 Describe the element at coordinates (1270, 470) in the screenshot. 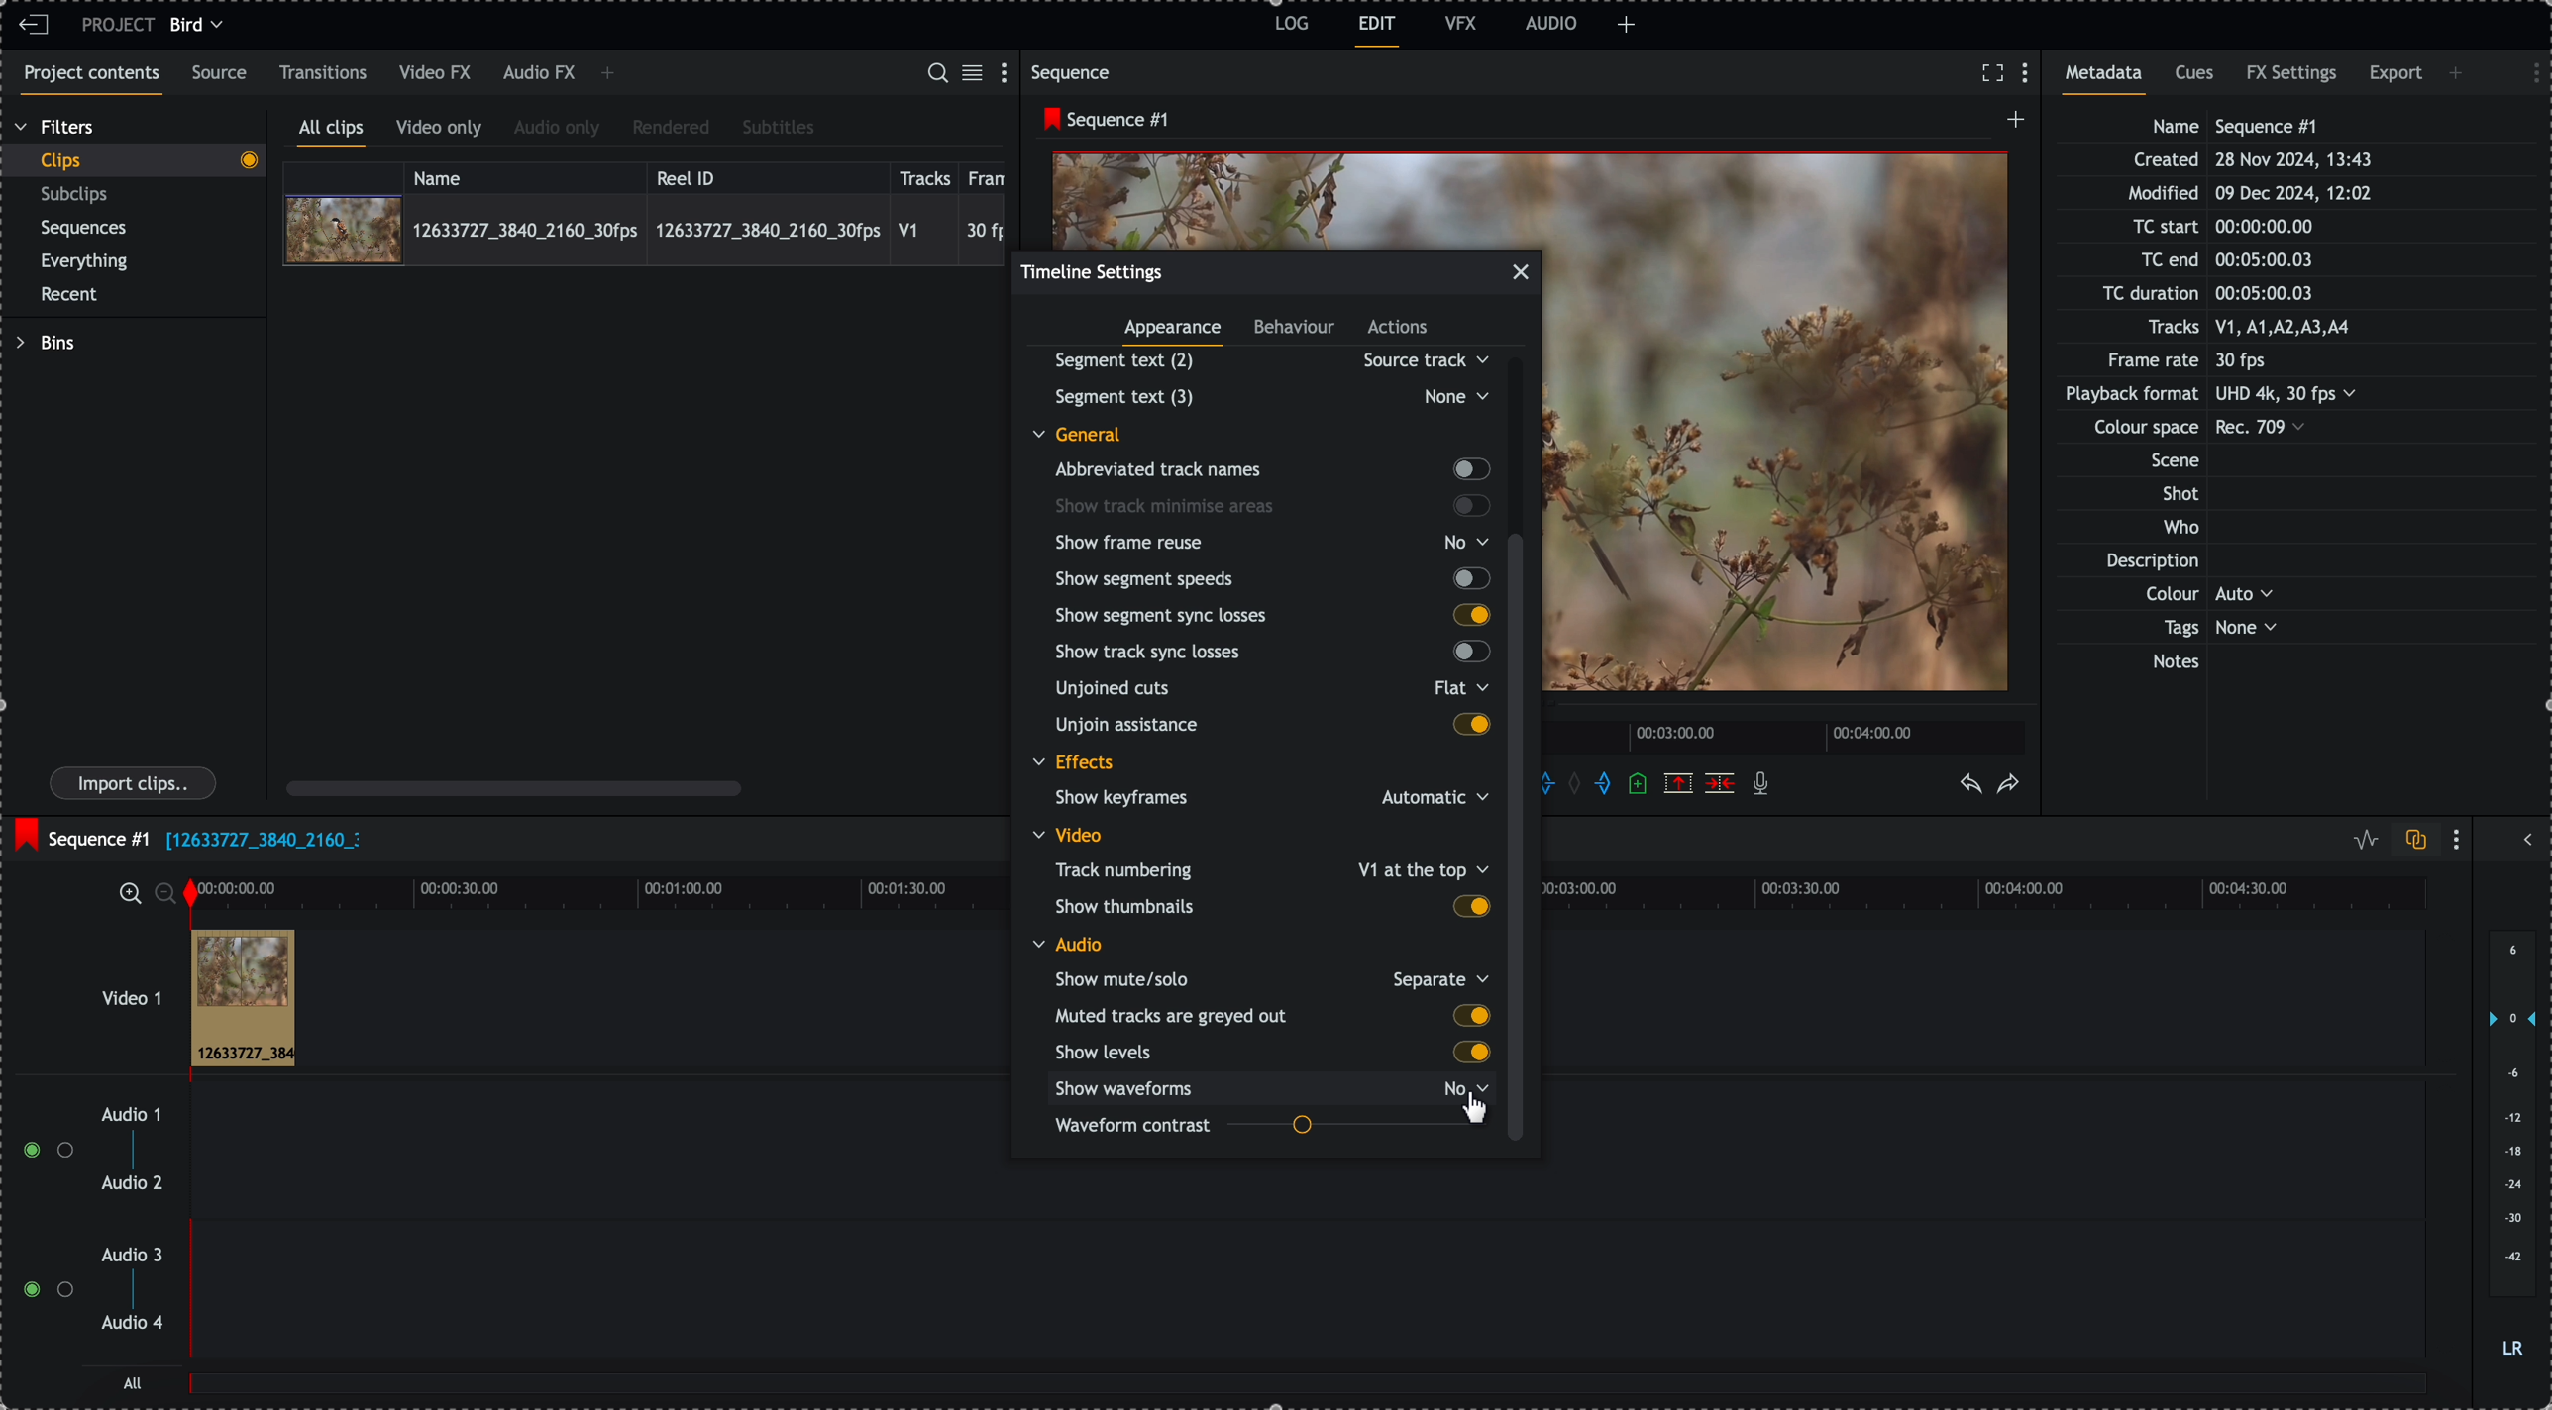

I see `abbreviated track names` at that location.